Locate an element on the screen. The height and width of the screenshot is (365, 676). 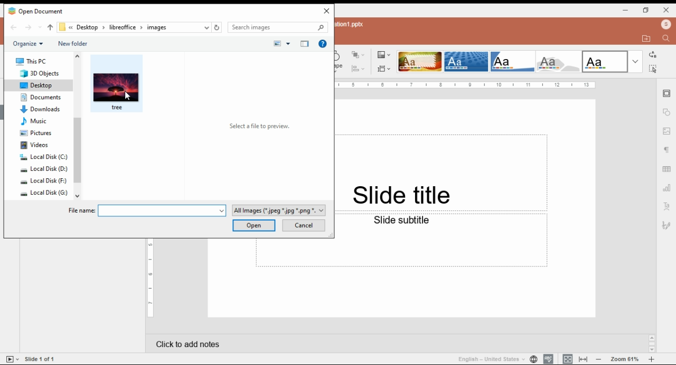
recent locations is located at coordinates (206, 28).